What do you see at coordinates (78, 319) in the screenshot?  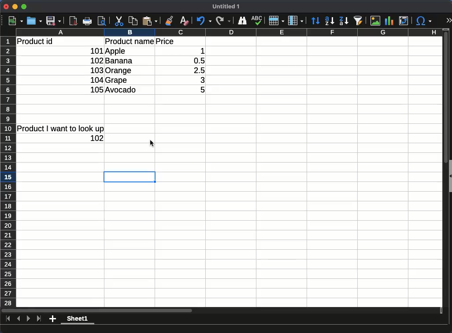 I see `sheet1` at bounding box center [78, 319].